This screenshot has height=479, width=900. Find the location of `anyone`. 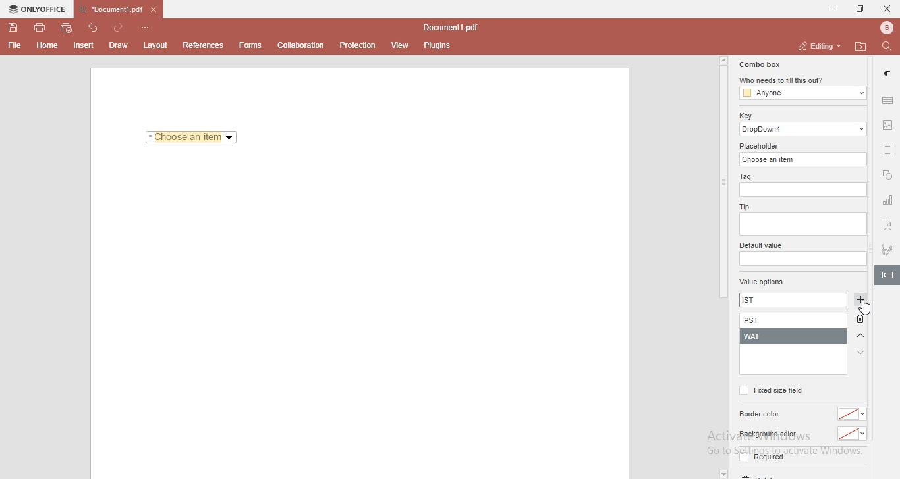

anyone is located at coordinates (802, 93).